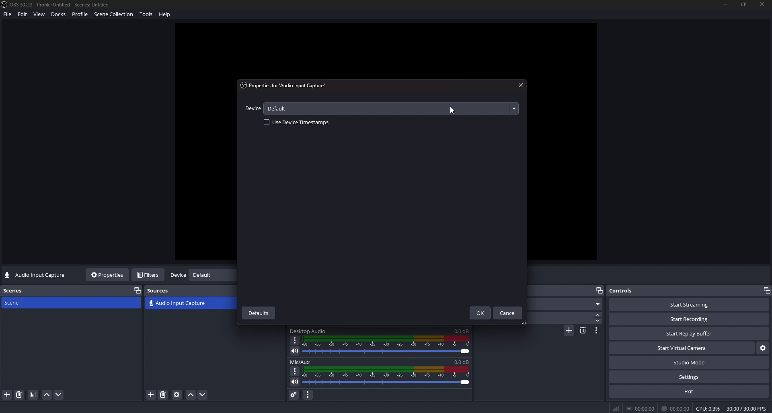 The image size is (772, 413). I want to click on move scene up, so click(47, 395).